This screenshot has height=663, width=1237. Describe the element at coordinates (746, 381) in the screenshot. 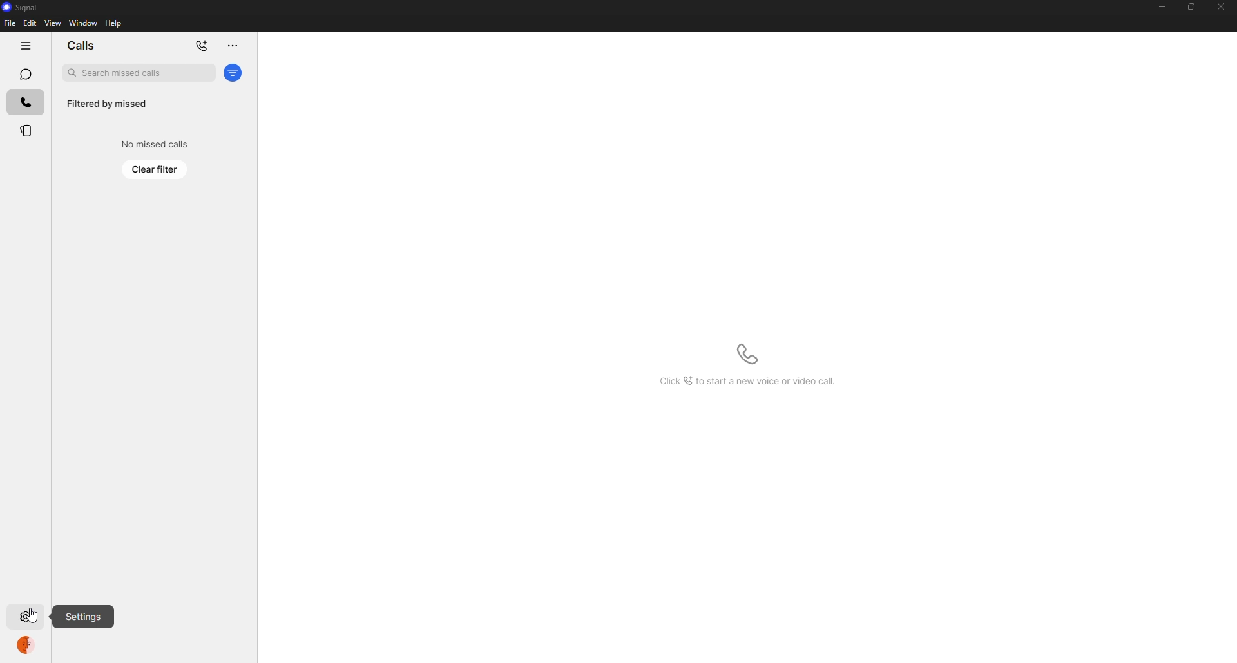

I see `Click to start a new voice or video call ` at that location.